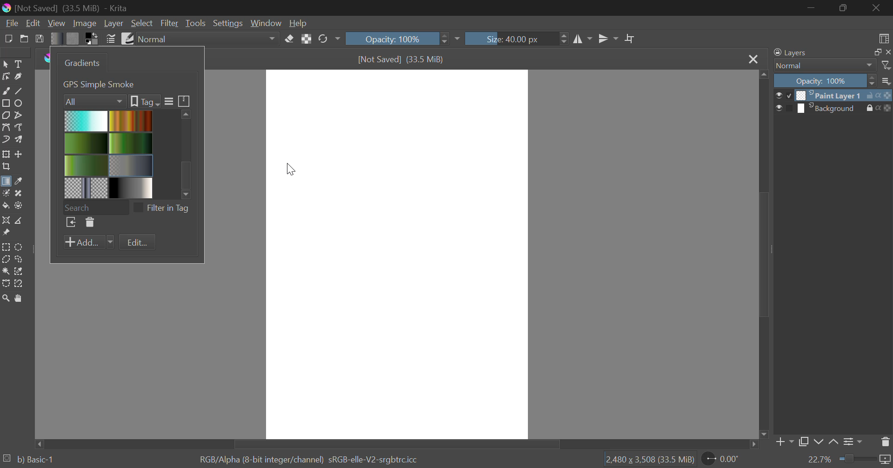  Describe the element at coordinates (88, 242) in the screenshot. I see `Add...` at that location.